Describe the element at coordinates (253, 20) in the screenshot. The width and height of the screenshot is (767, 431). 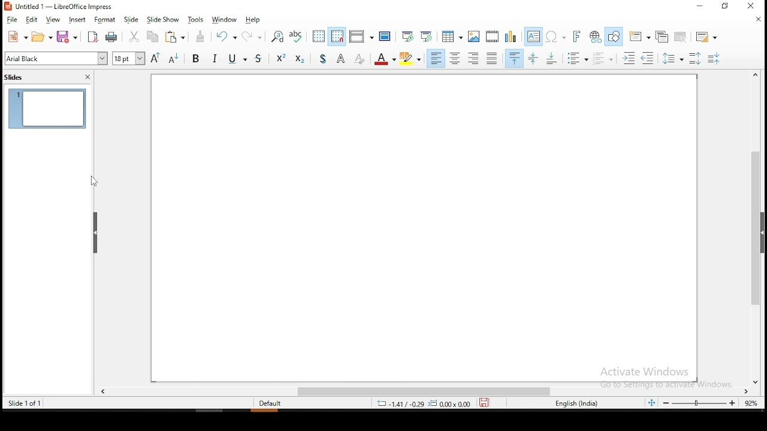
I see `help` at that location.